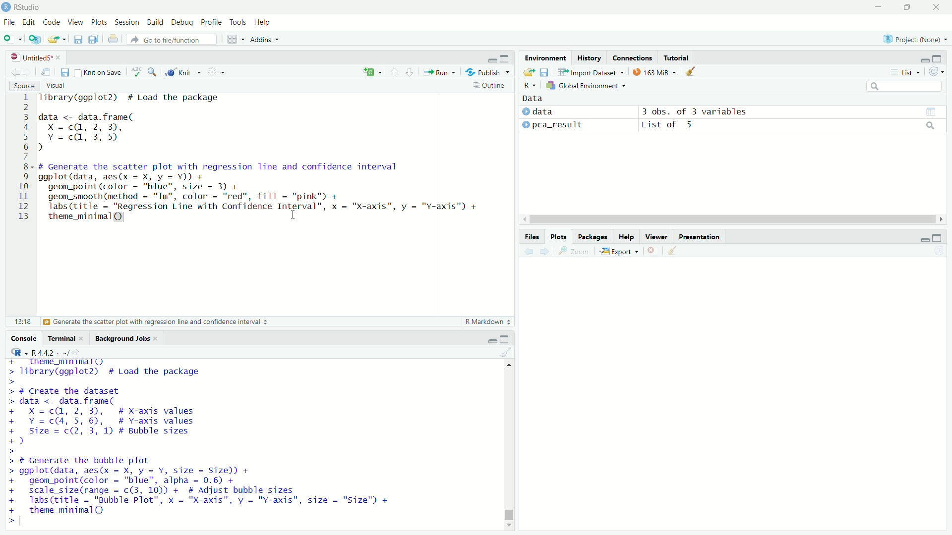 This screenshot has width=952, height=535. Describe the element at coordinates (491, 339) in the screenshot. I see `minimize` at that location.